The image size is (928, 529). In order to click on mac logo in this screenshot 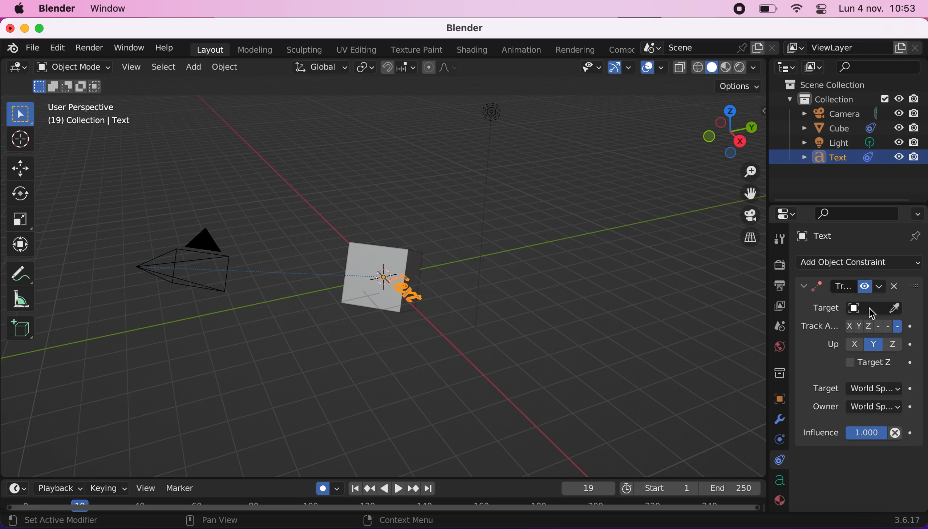, I will do `click(21, 10)`.